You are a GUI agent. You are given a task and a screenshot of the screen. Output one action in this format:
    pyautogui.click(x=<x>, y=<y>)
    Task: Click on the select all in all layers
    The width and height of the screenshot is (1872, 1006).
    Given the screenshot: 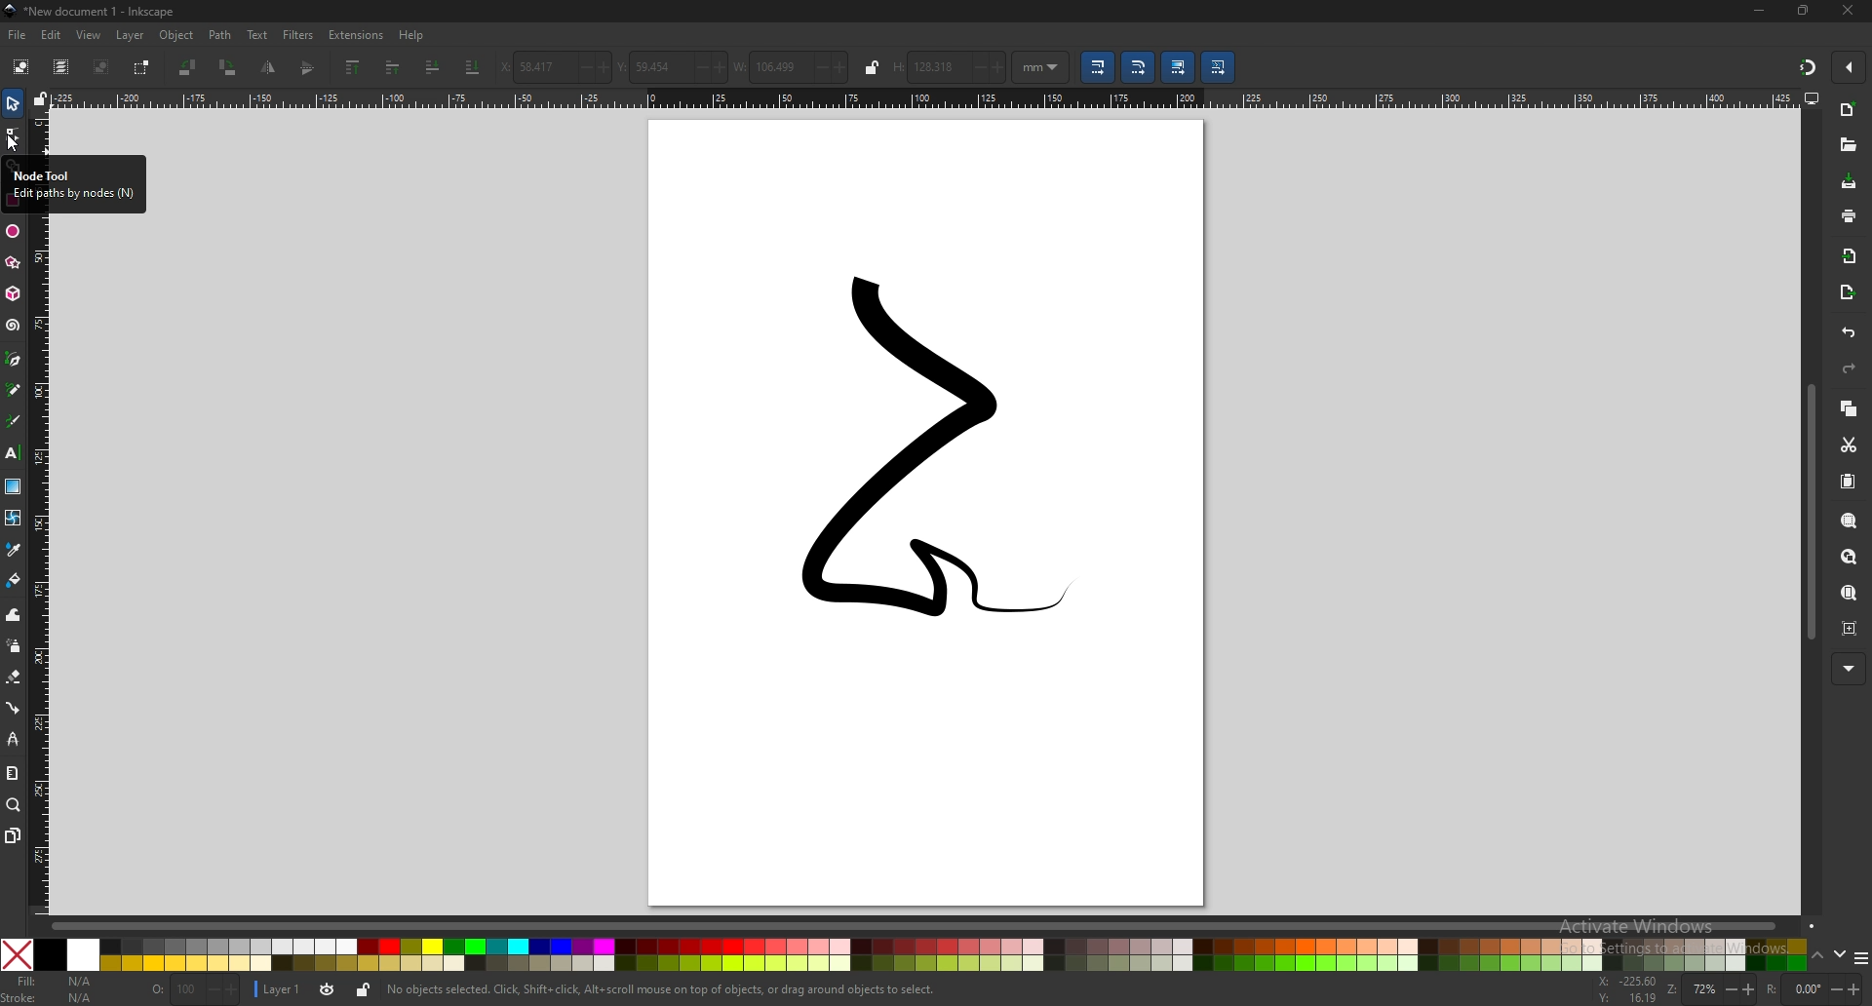 What is the action you would take?
    pyautogui.click(x=61, y=66)
    